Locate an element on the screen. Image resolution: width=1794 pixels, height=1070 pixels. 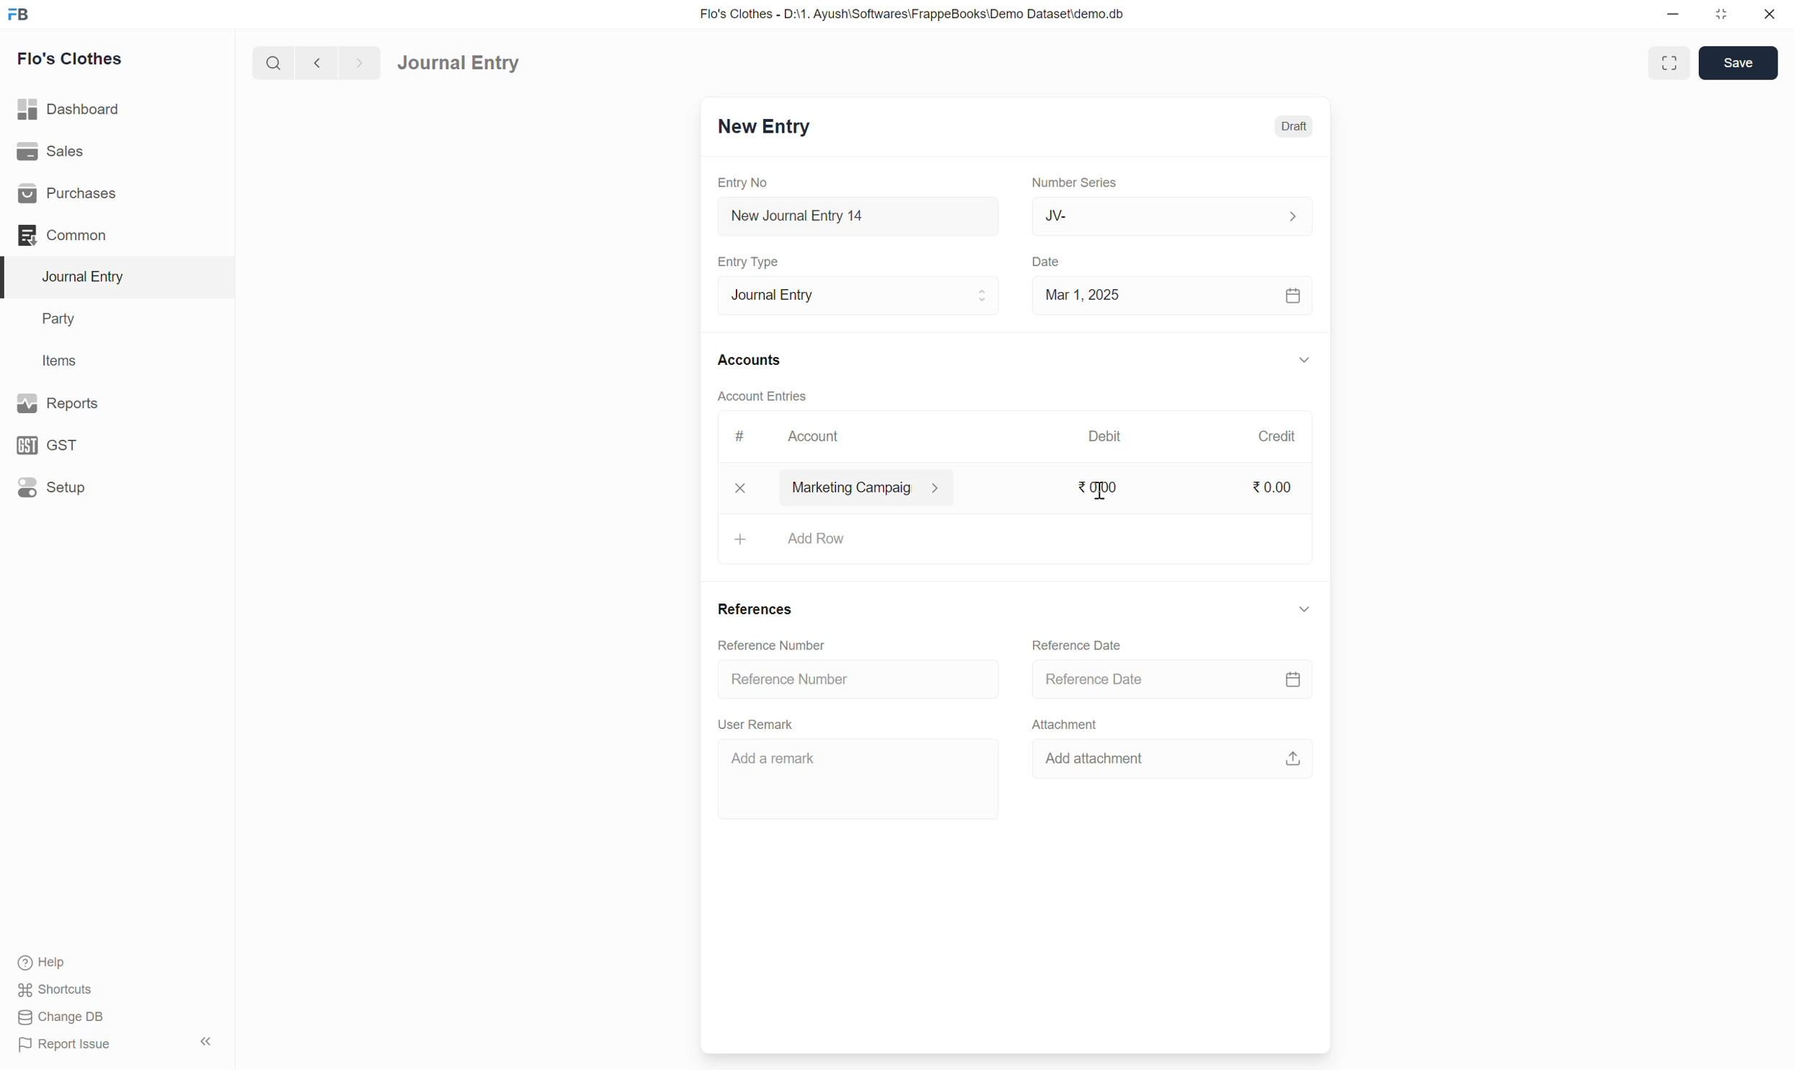
Party is located at coordinates (63, 320).